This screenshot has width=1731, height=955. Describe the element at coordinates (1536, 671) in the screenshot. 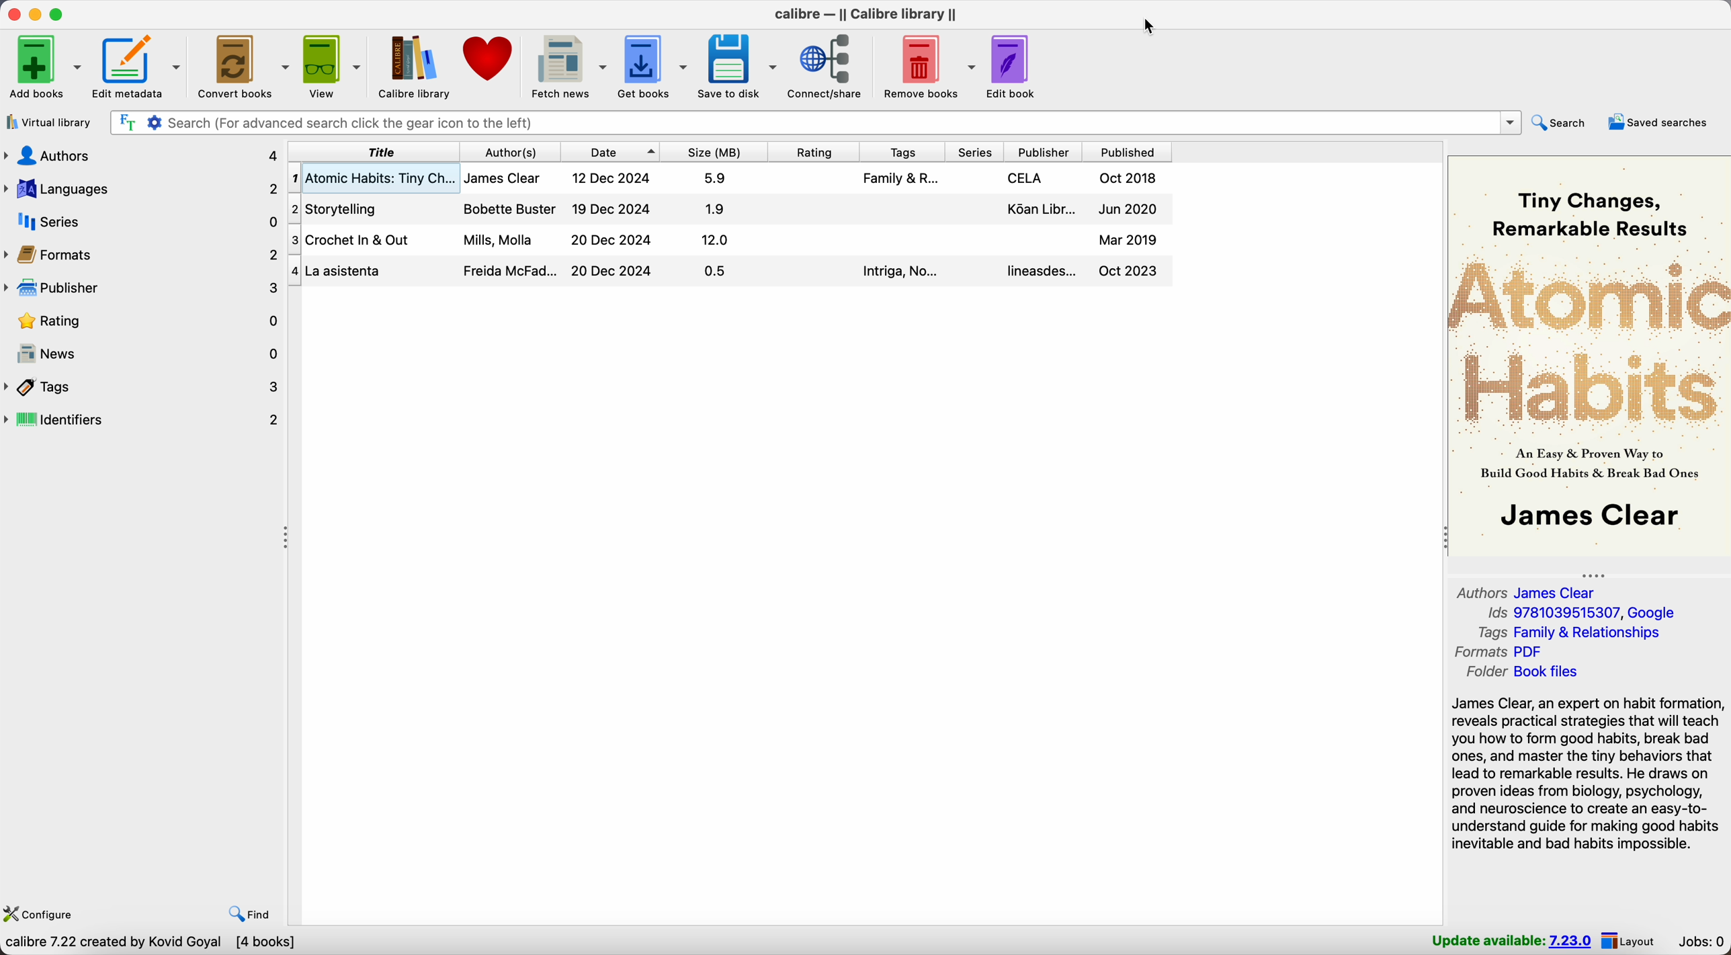

I see `folder Book files` at that location.